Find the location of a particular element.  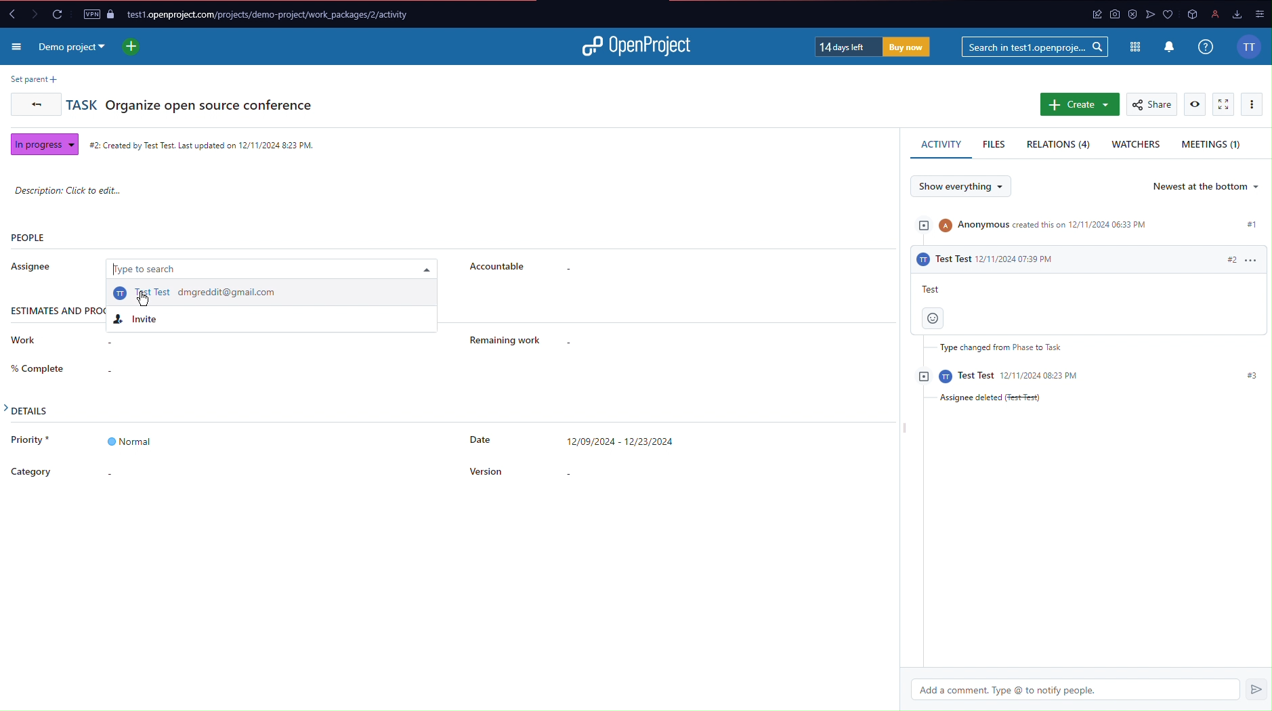

Description is located at coordinates (69, 190).